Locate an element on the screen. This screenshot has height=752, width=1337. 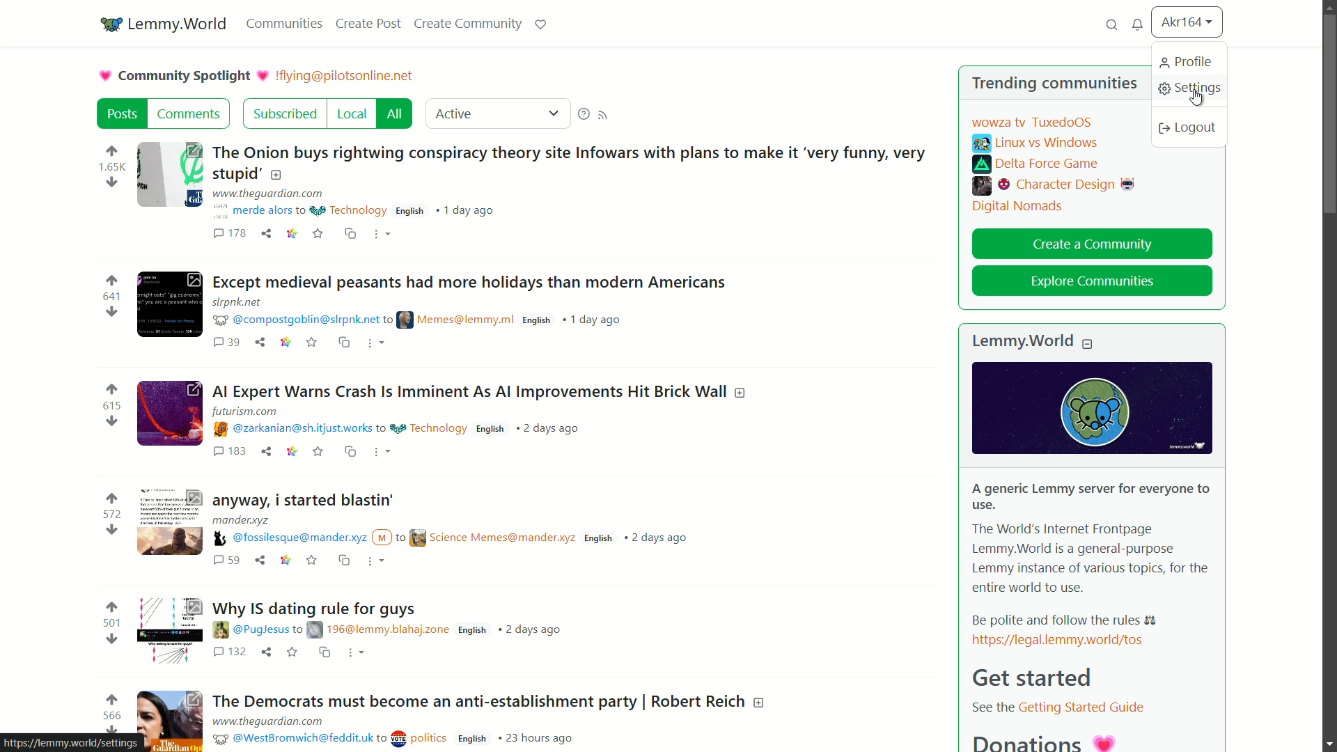
downvote is located at coordinates (112, 183).